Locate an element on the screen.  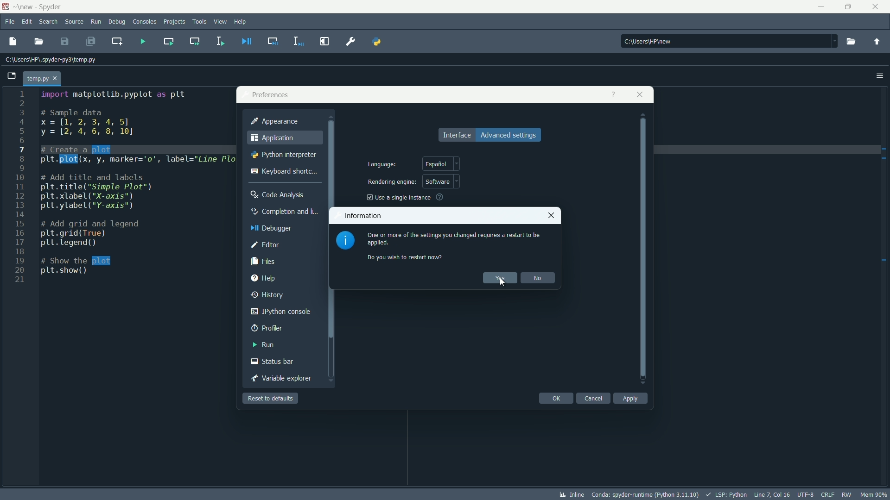
run selection is located at coordinates (219, 41).